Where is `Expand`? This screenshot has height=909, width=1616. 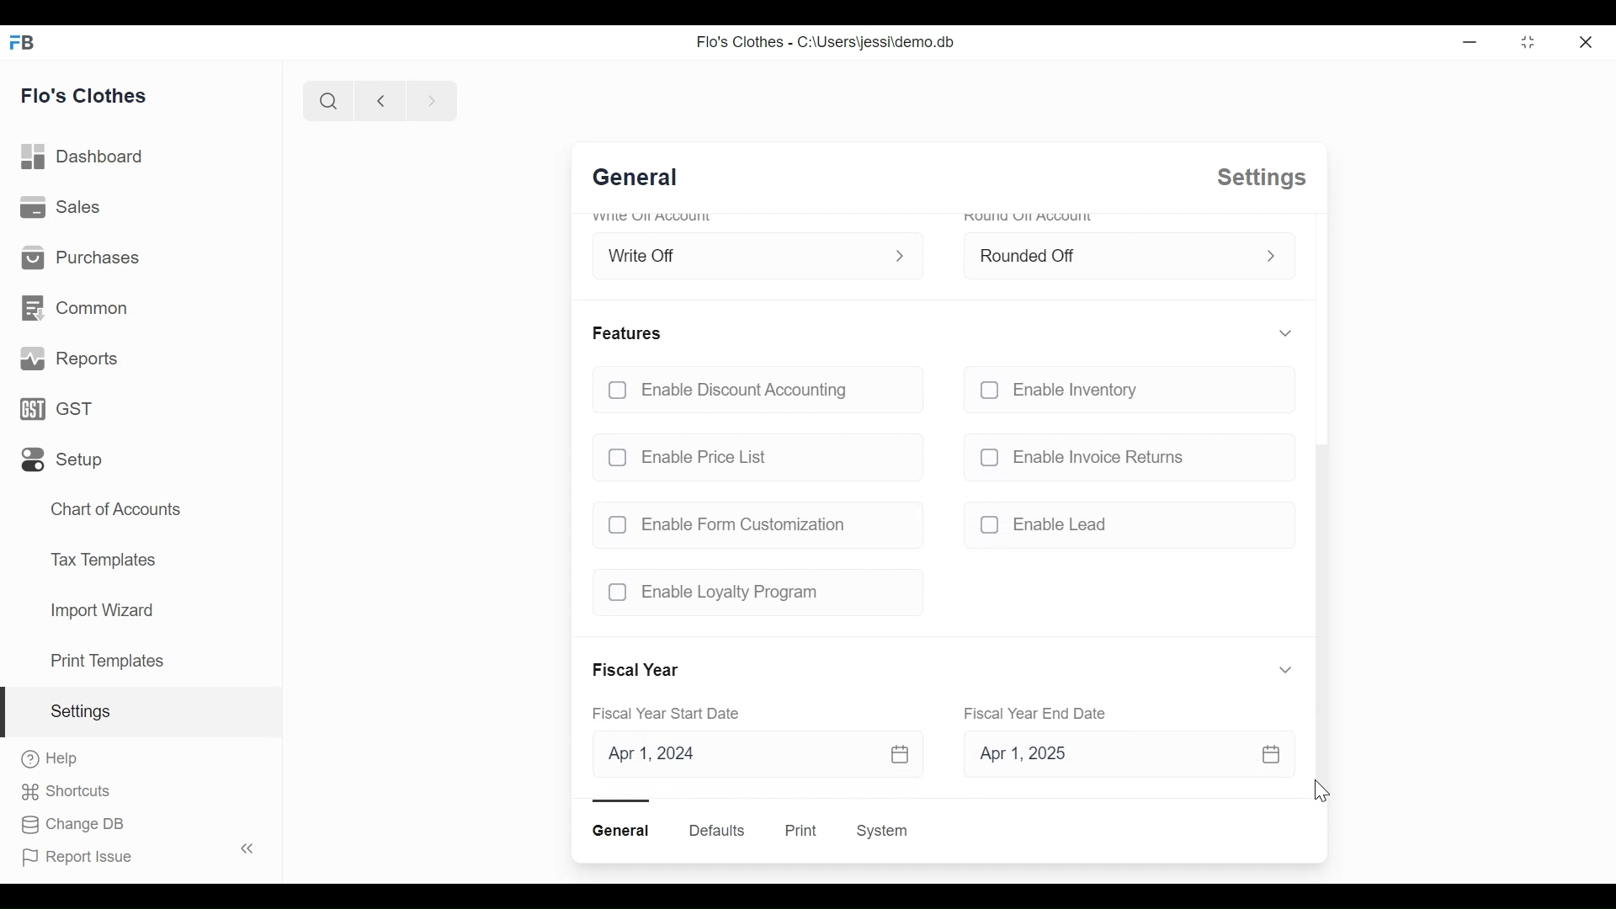 Expand is located at coordinates (1271, 257).